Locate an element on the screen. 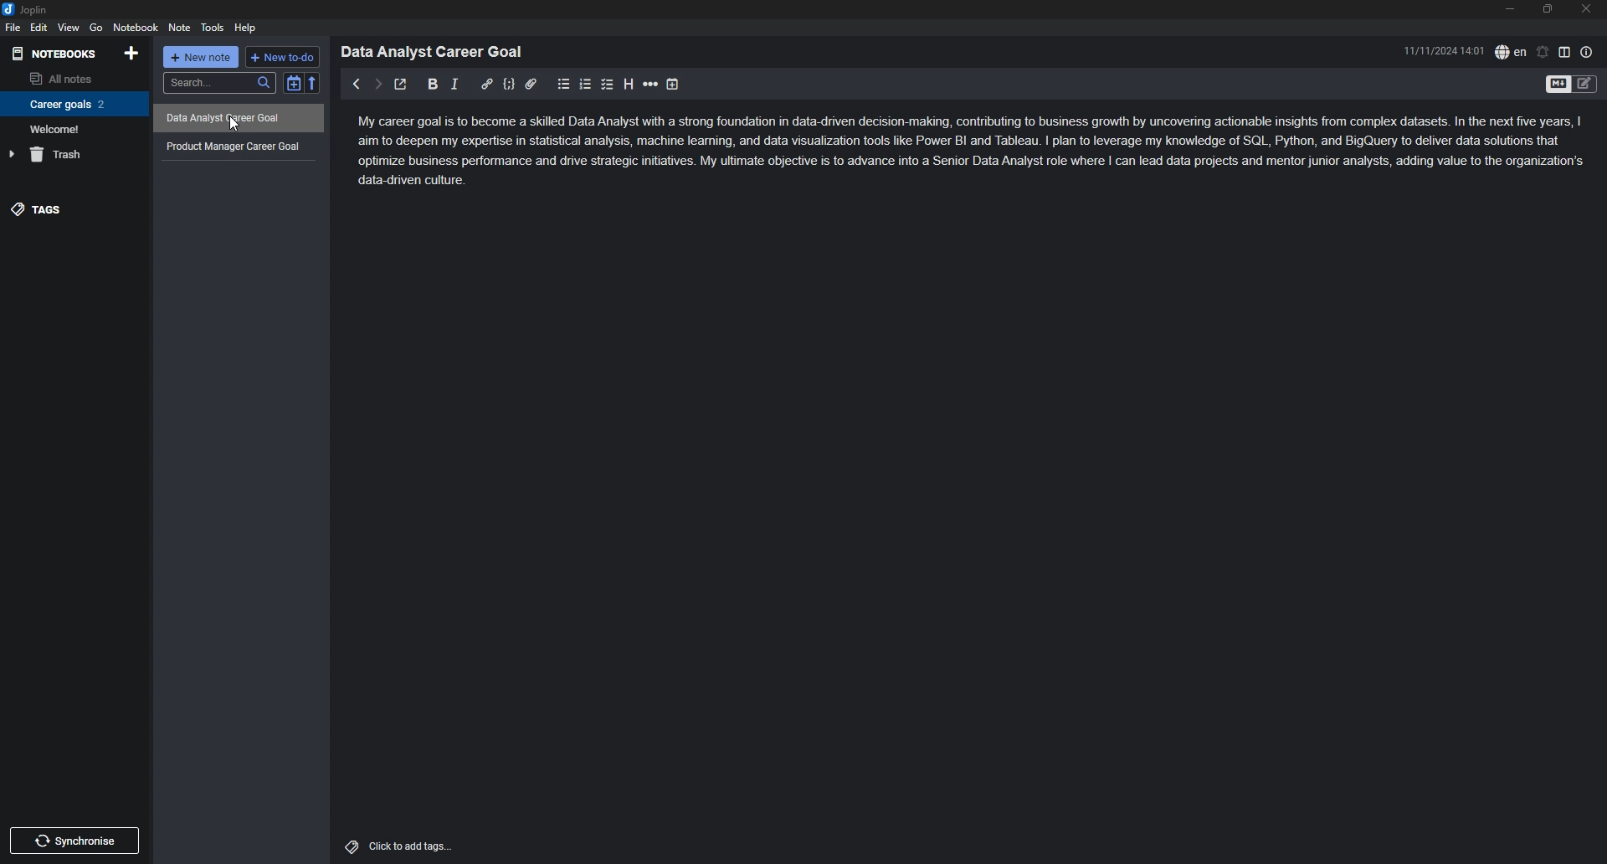 The height and width of the screenshot is (864, 1607). set alarm is located at coordinates (1543, 52).